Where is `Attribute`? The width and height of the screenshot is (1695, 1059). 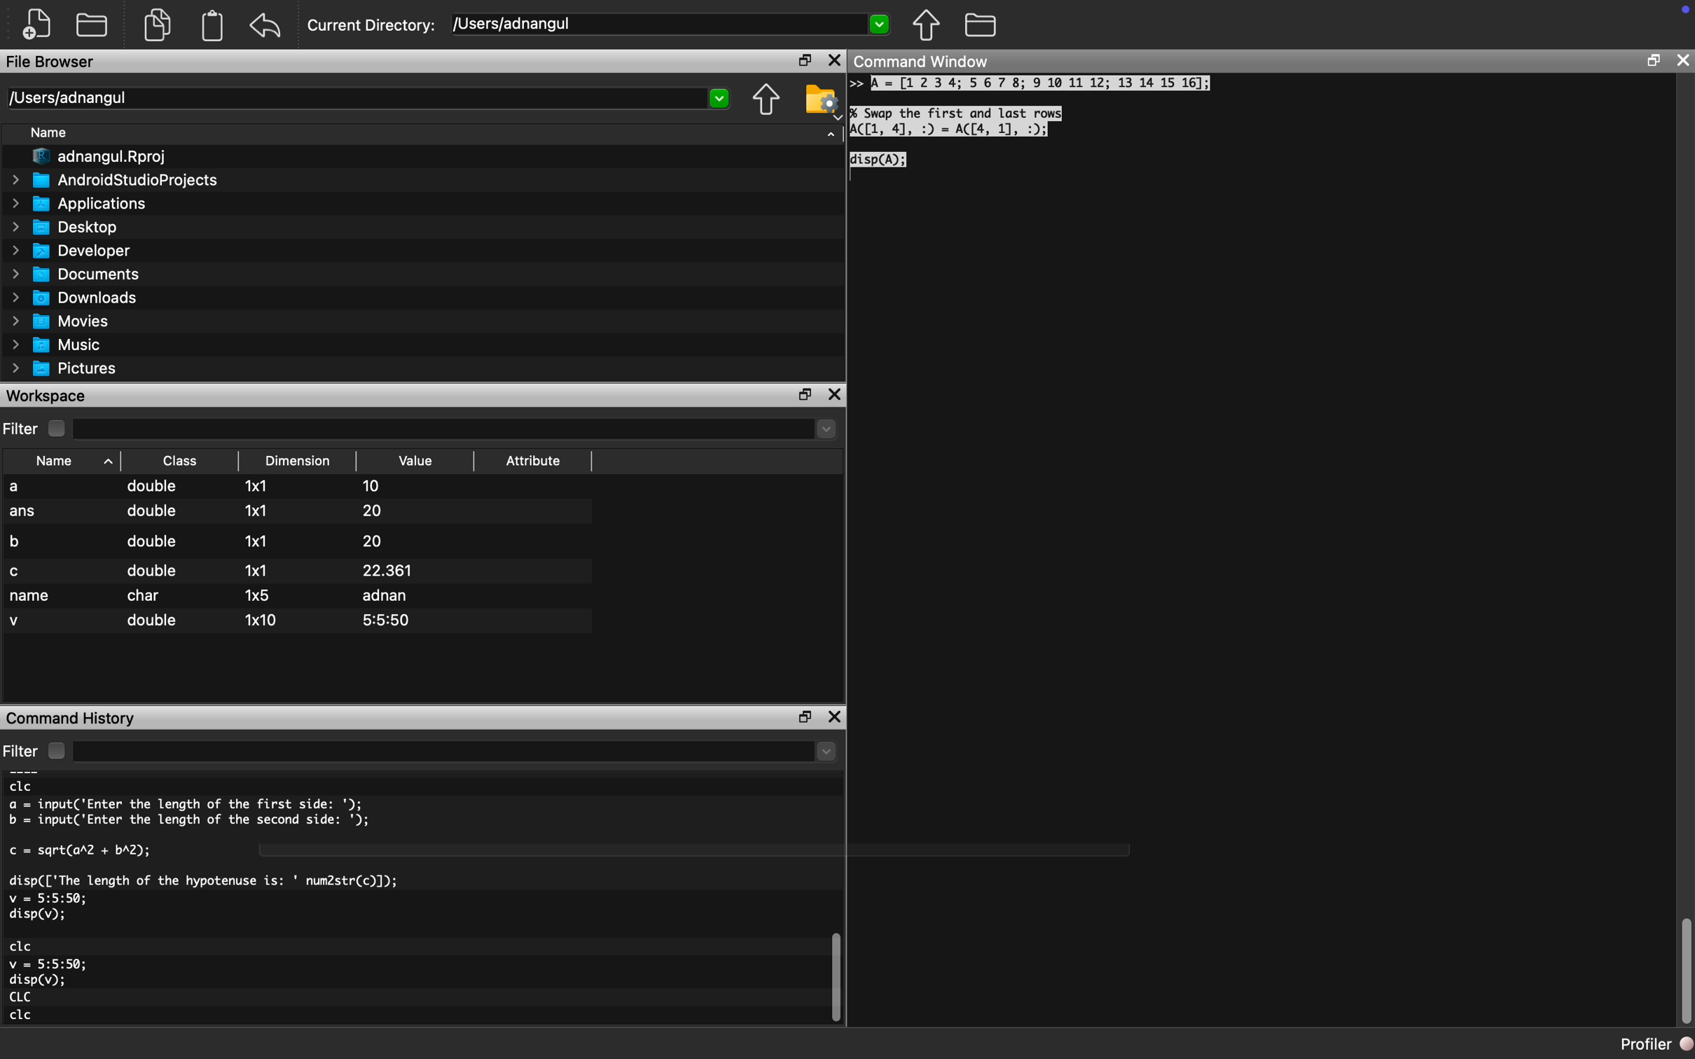 Attribute is located at coordinates (537, 455).